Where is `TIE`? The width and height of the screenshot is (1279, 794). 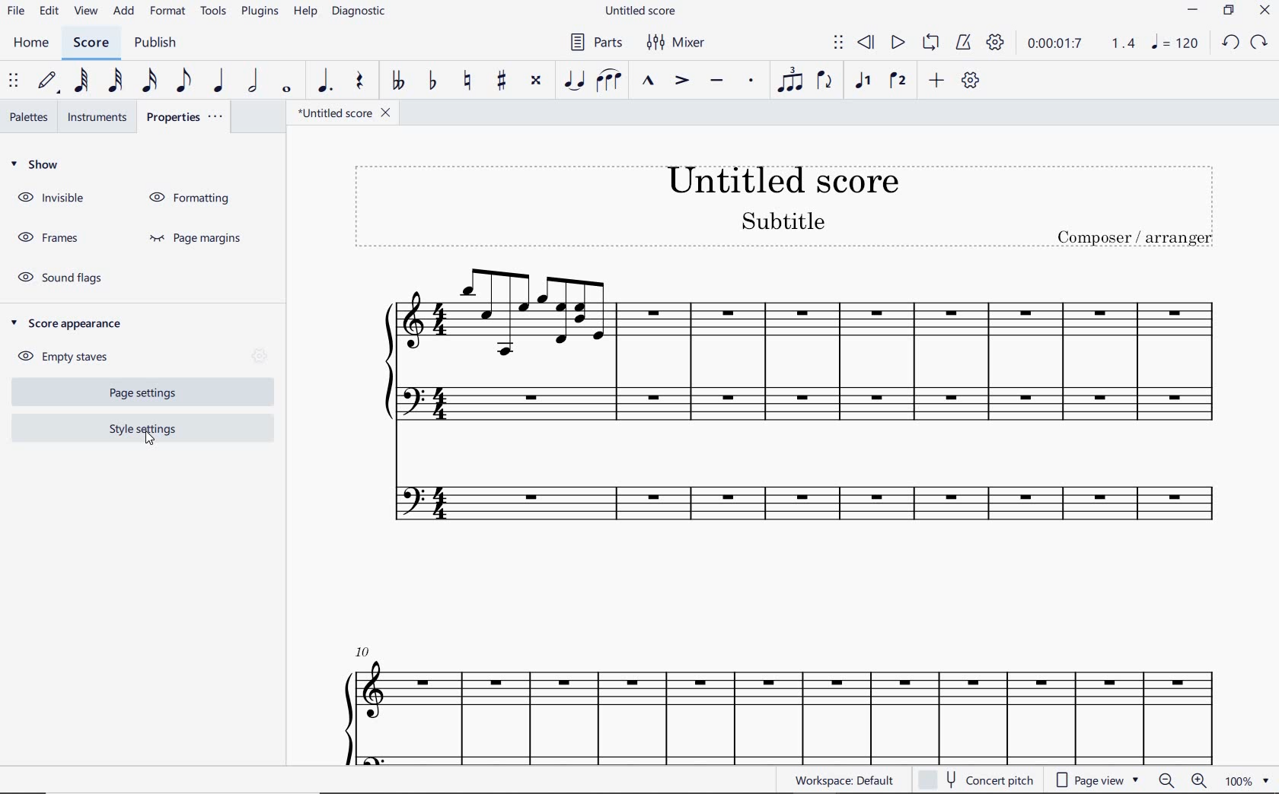
TIE is located at coordinates (575, 80).